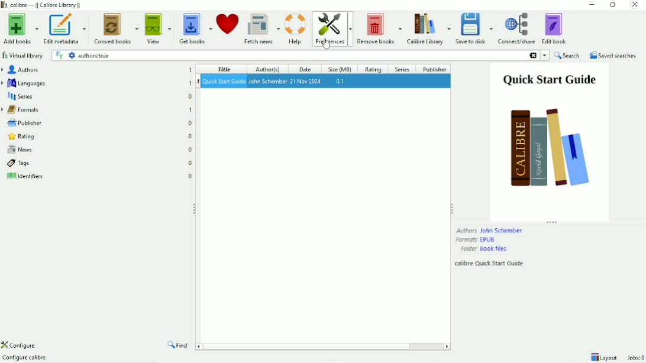 The width and height of the screenshot is (646, 363). What do you see at coordinates (464, 240) in the screenshot?
I see `Formats` at bounding box center [464, 240].